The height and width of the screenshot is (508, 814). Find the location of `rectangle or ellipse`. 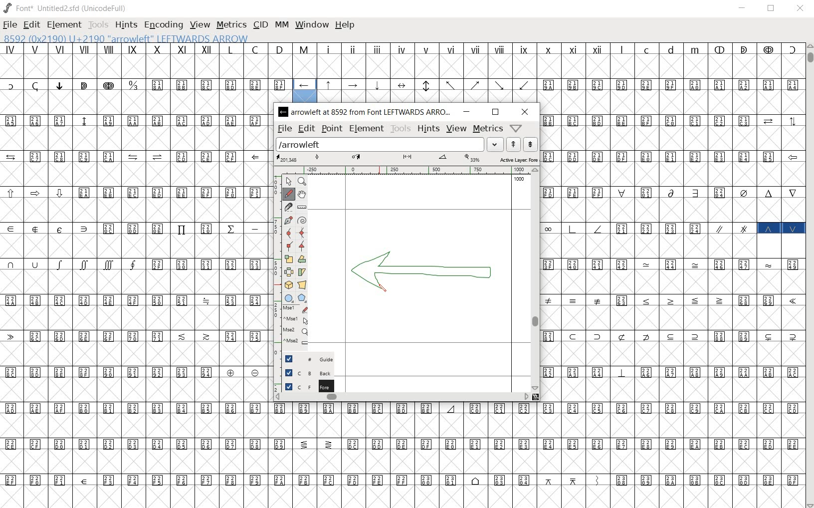

rectangle or ellipse is located at coordinates (289, 298).